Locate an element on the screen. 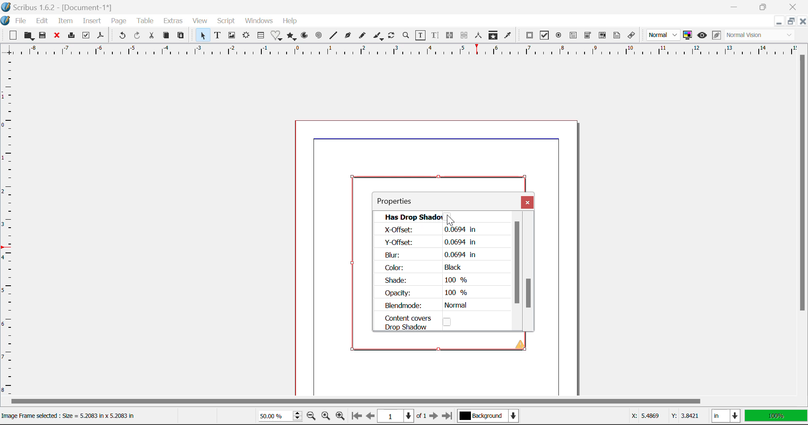 The image size is (808, 425). Item is located at coordinates (66, 21).